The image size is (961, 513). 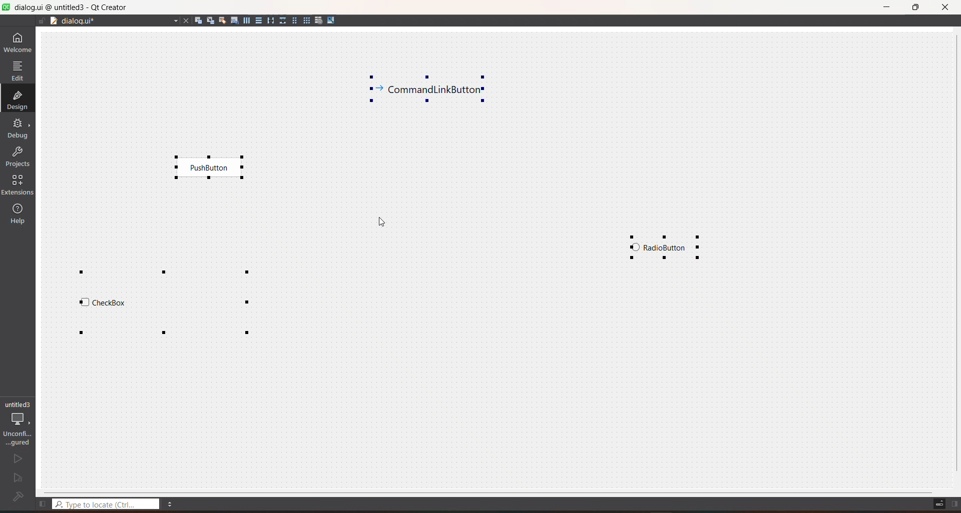 I want to click on project not configured, so click(x=18, y=497).